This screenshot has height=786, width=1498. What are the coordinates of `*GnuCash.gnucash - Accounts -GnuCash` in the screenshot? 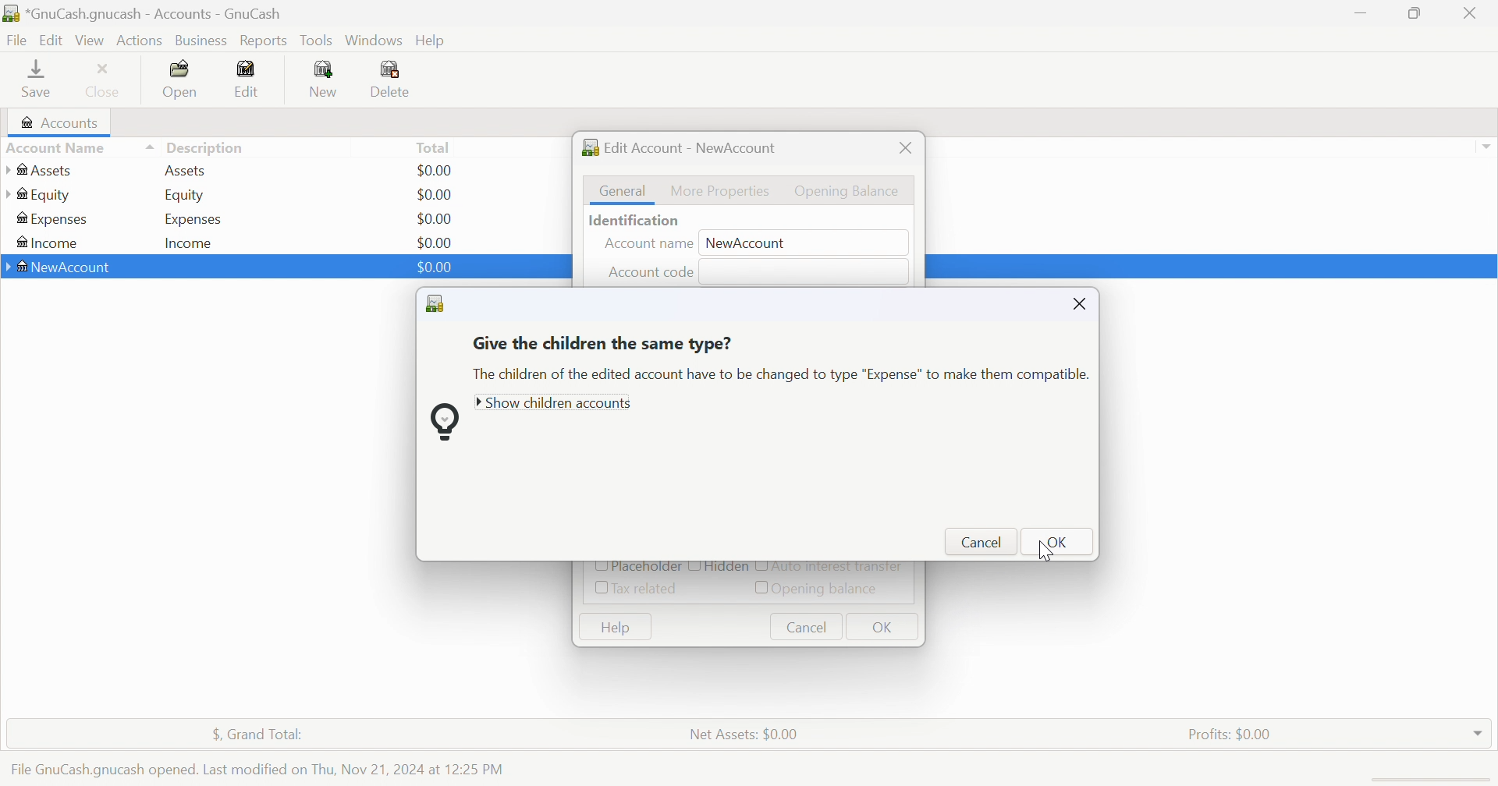 It's located at (147, 14).